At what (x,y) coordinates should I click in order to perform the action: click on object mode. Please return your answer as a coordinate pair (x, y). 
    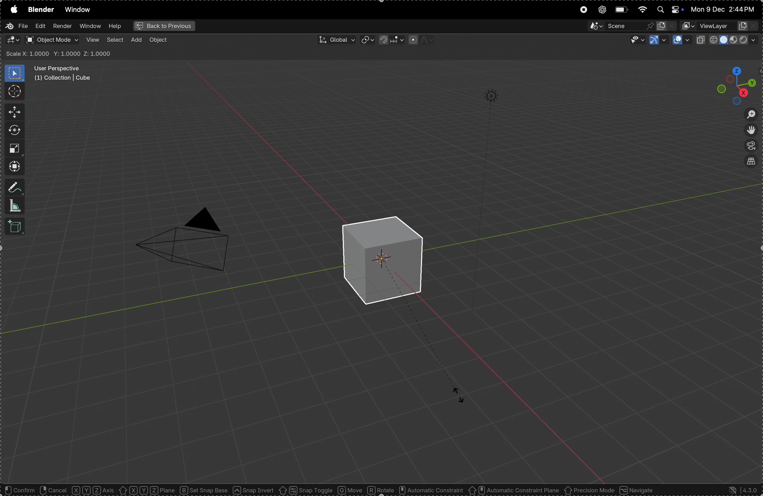
    Looking at the image, I should click on (53, 40).